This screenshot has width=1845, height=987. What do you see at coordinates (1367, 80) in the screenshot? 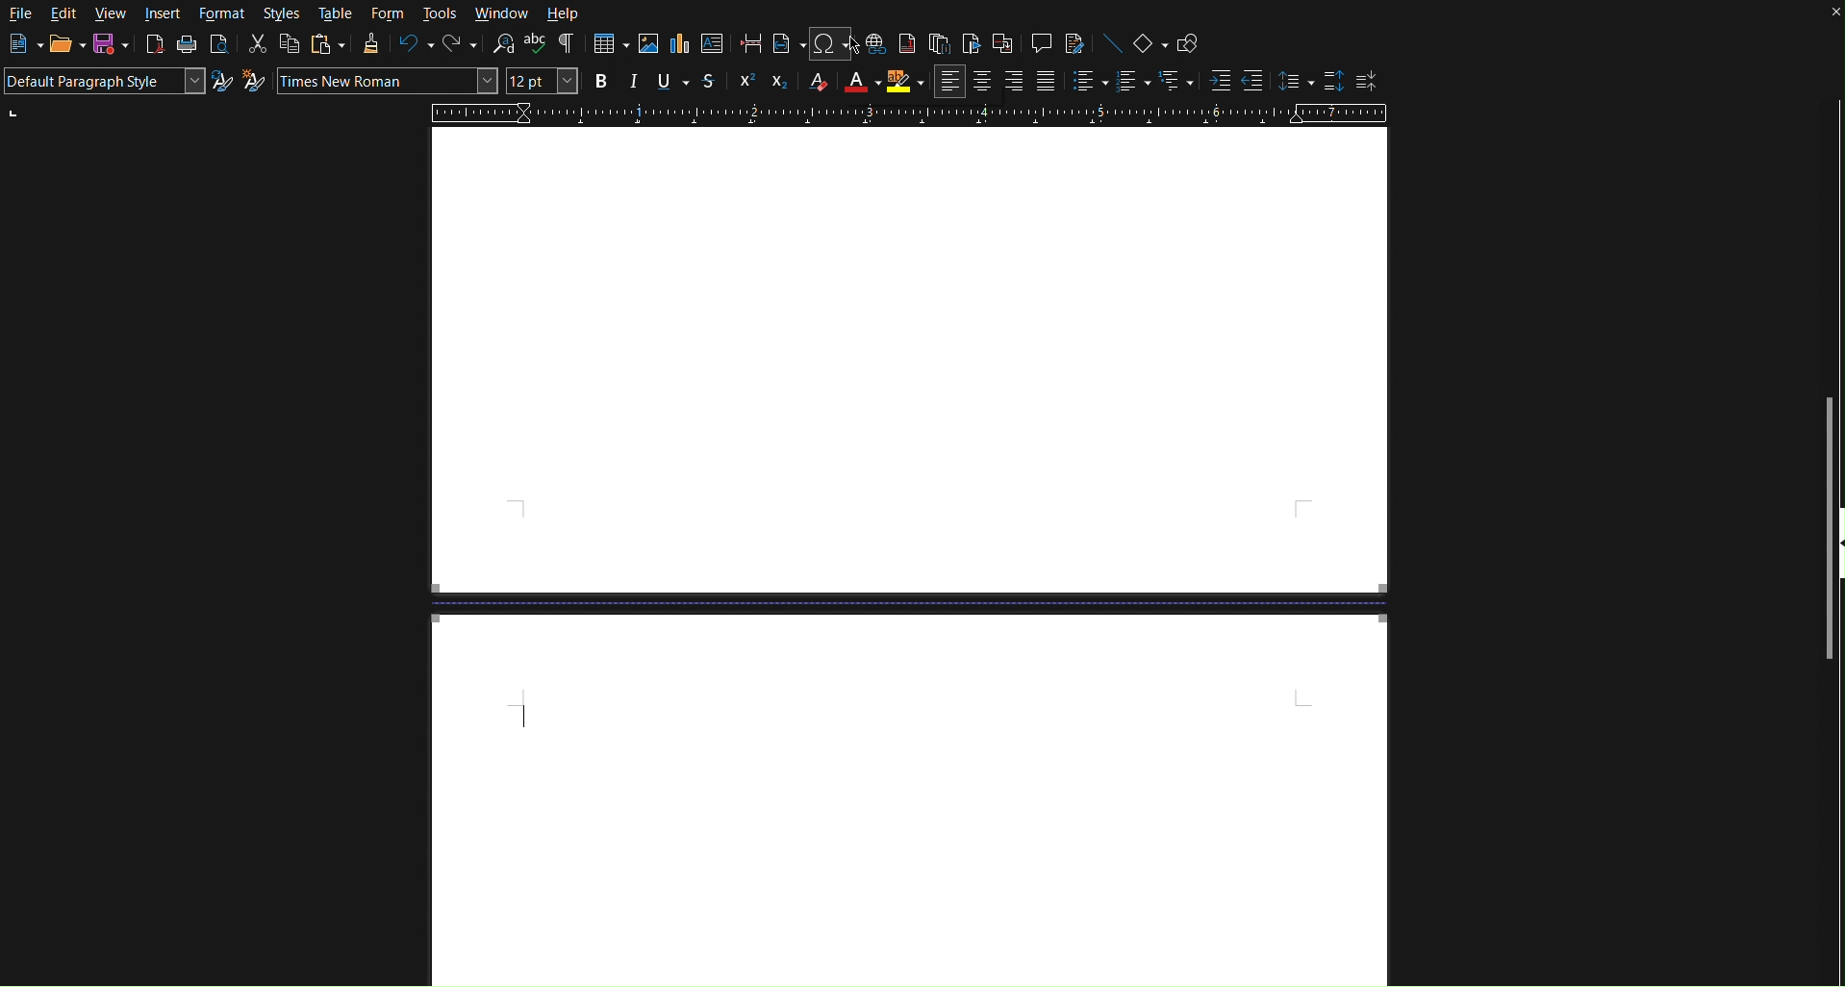
I see `Decrease Paragraph Spacing` at bounding box center [1367, 80].